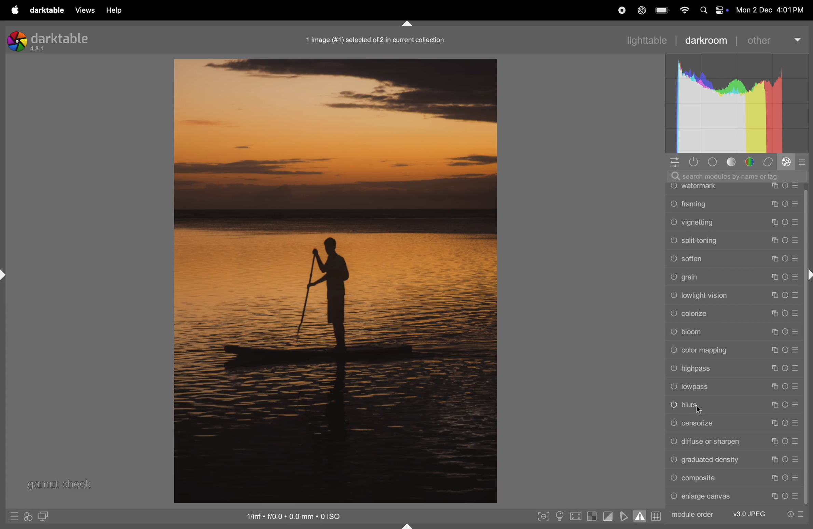  I want to click on other, so click(773, 39).